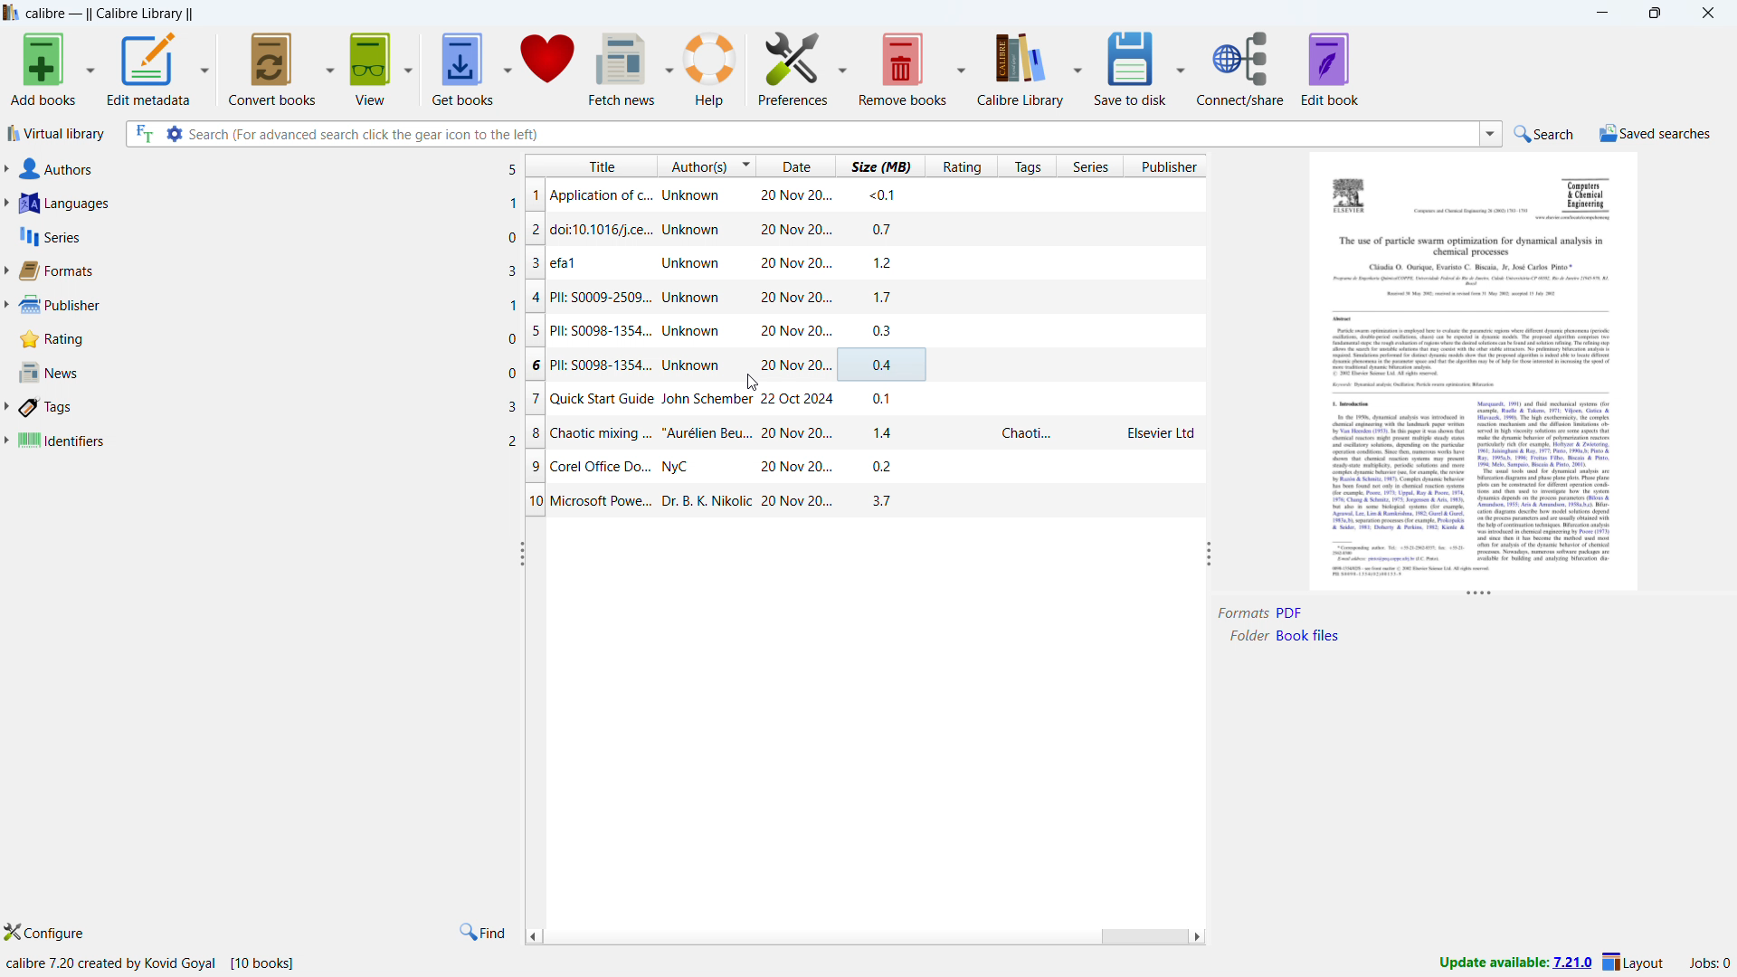 The width and height of the screenshot is (1737, 977). Describe the element at coordinates (668, 65) in the screenshot. I see `fetch news options` at that location.